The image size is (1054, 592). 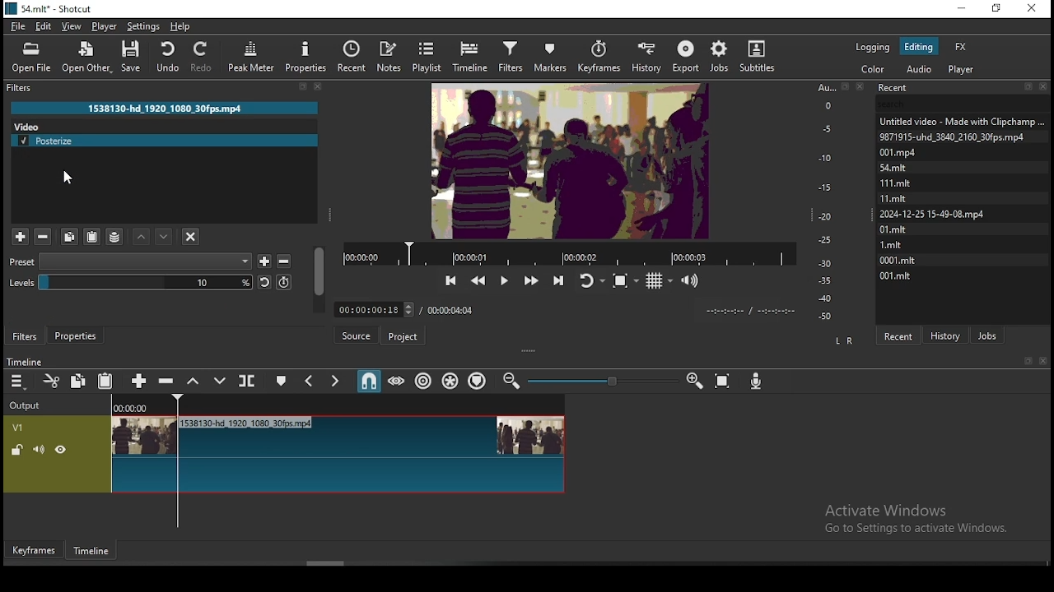 I want to click on save, so click(x=134, y=57).